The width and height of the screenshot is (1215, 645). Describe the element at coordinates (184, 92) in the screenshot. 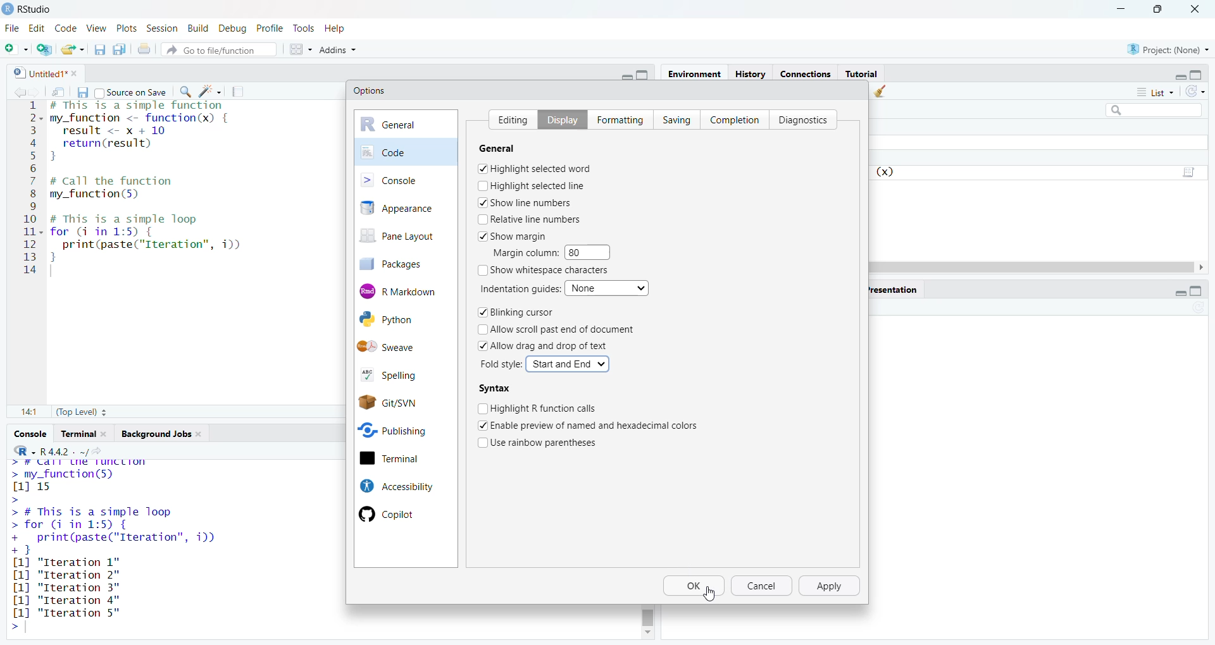

I see `find/replace` at that location.